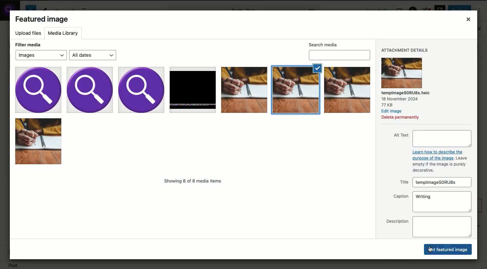 Image resolution: width=487 pixels, height=269 pixels. Describe the element at coordinates (406, 92) in the screenshot. I see `name` at that location.